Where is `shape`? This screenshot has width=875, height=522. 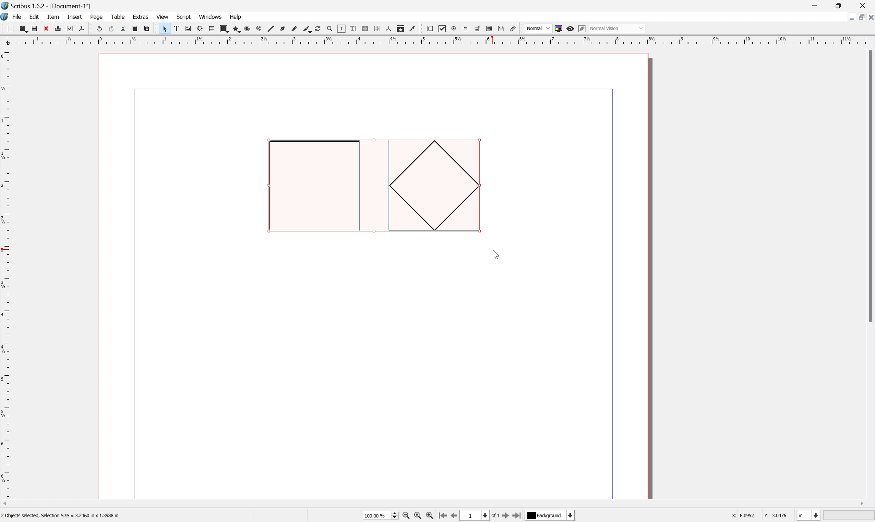
shape is located at coordinates (223, 29).